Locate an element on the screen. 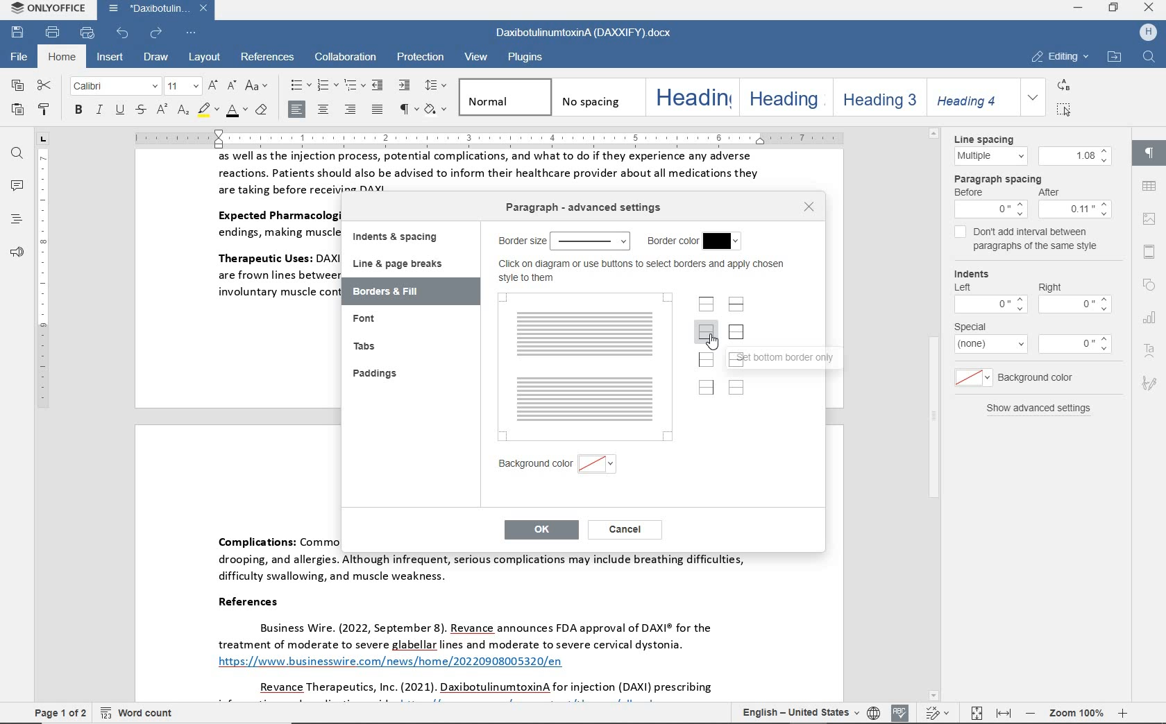  set outer borders and inner lines is located at coordinates (738, 358).